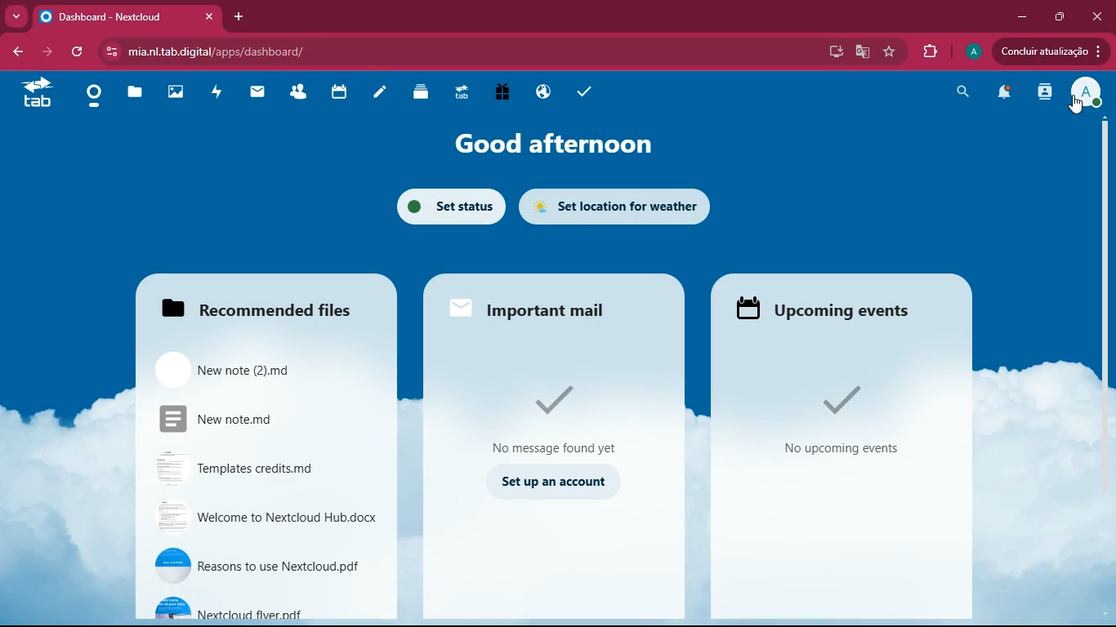 The image size is (1116, 627). I want to click on notes, so click(381, 94).